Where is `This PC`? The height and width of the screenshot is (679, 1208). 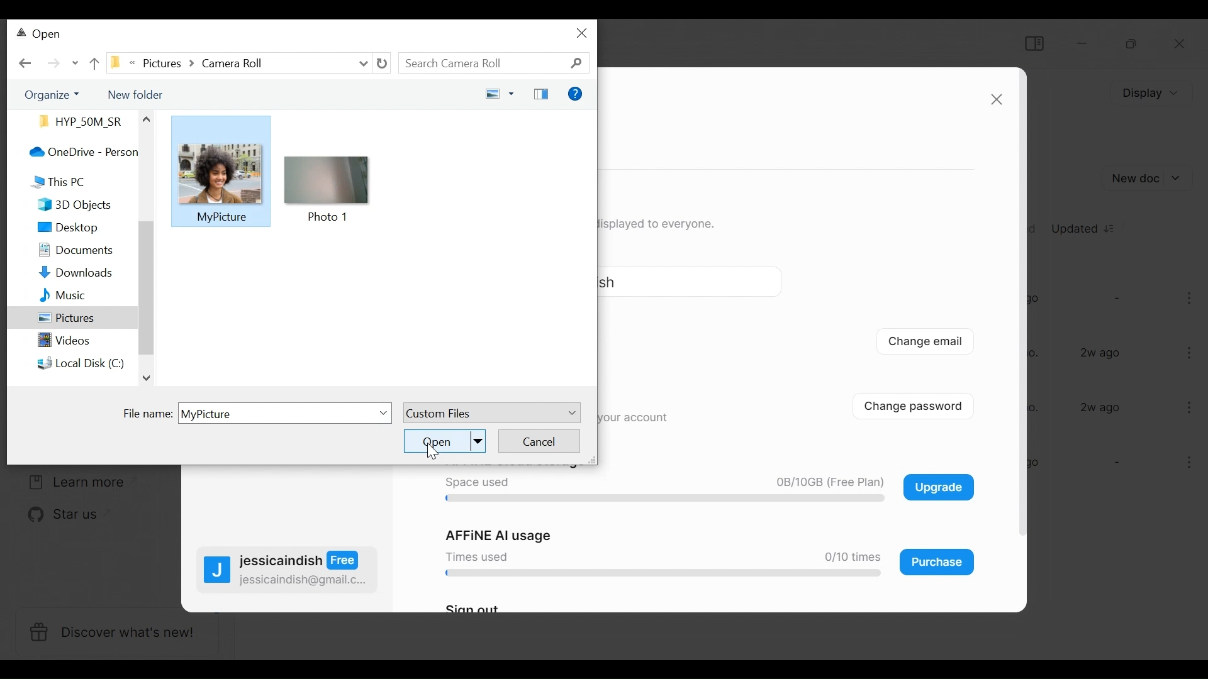
This PC is located at coordinates (57, 181).